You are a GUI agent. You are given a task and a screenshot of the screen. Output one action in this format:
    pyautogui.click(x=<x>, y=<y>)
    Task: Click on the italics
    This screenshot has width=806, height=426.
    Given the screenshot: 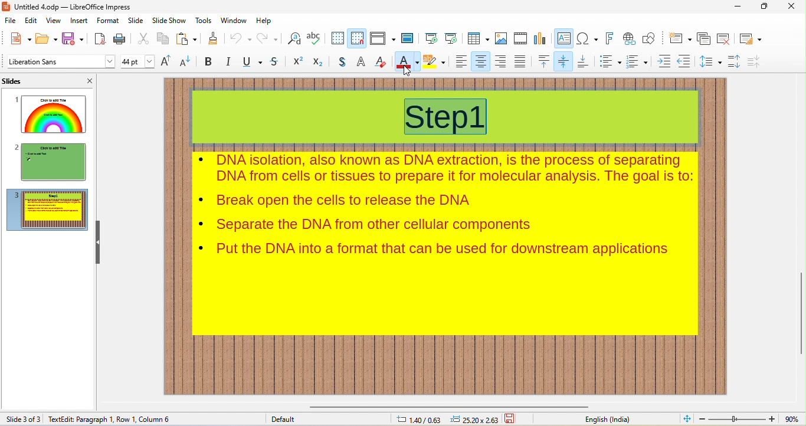 What is the action you would take?
    pyautogui.click(x=229, y=63)
    